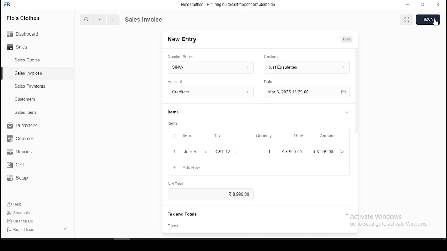 This screenshot has width=447, height=251. What do you see at coordinates (179, 214) in the screenshot?
I see `Tax and Totals` at bounding box center [179, 214].